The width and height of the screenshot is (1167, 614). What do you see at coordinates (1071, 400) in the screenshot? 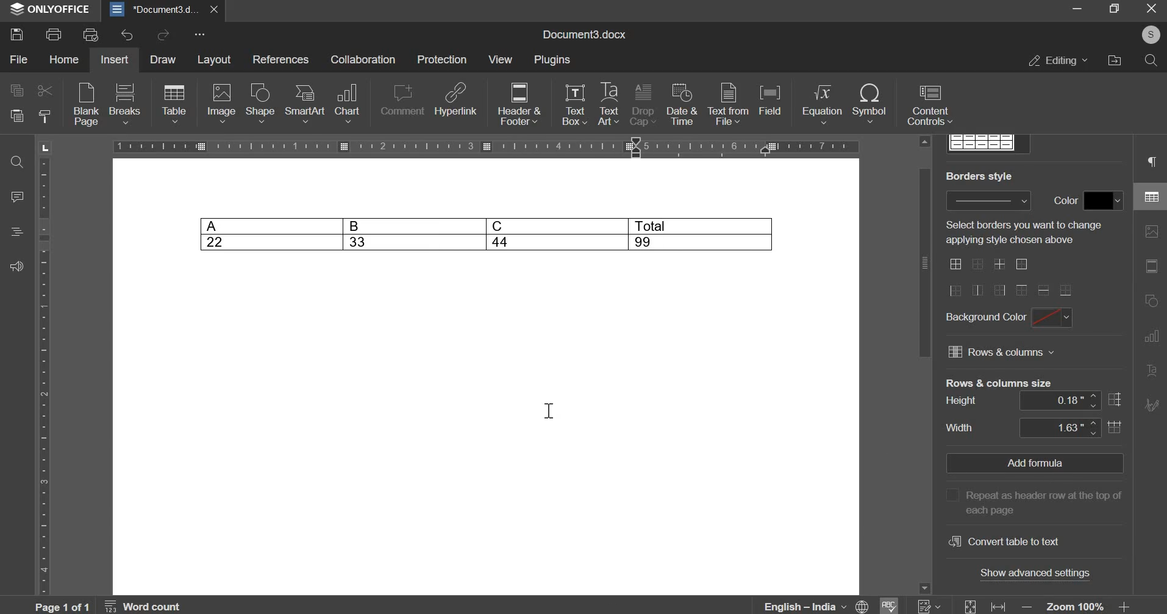
I see `height` at bounding box center [1071, 400].